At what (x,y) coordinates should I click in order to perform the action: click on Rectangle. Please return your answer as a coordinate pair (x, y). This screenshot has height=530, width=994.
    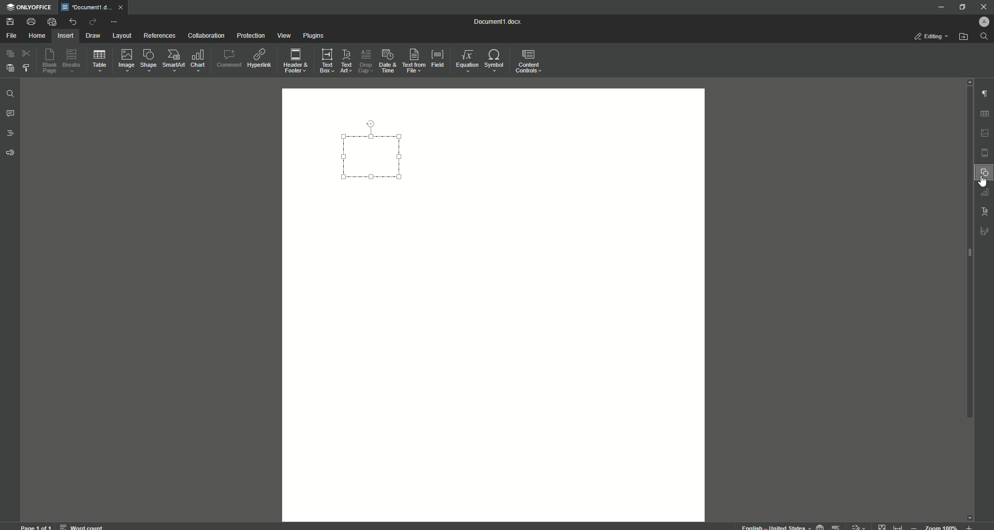
    Looking at the image, I should click on (373, 156).